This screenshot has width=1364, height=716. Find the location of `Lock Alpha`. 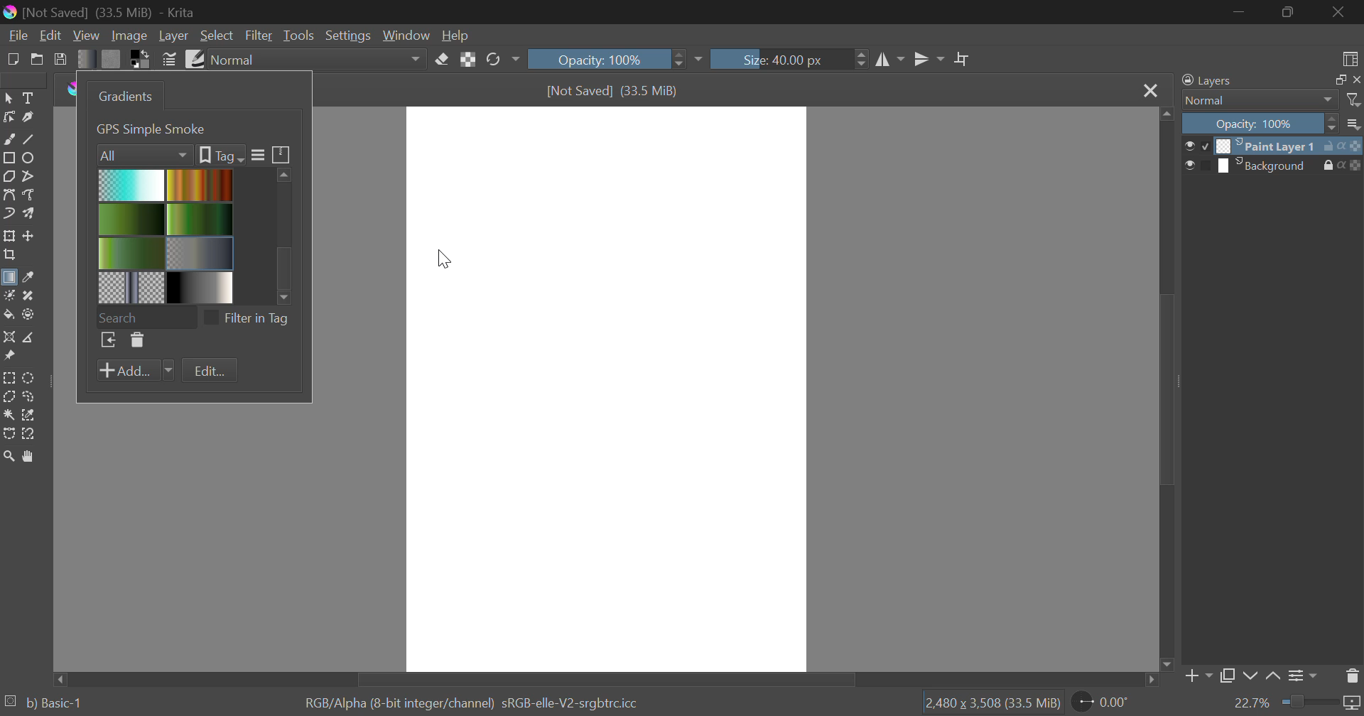

Lock Alpha is located at coordinates (467, 60).